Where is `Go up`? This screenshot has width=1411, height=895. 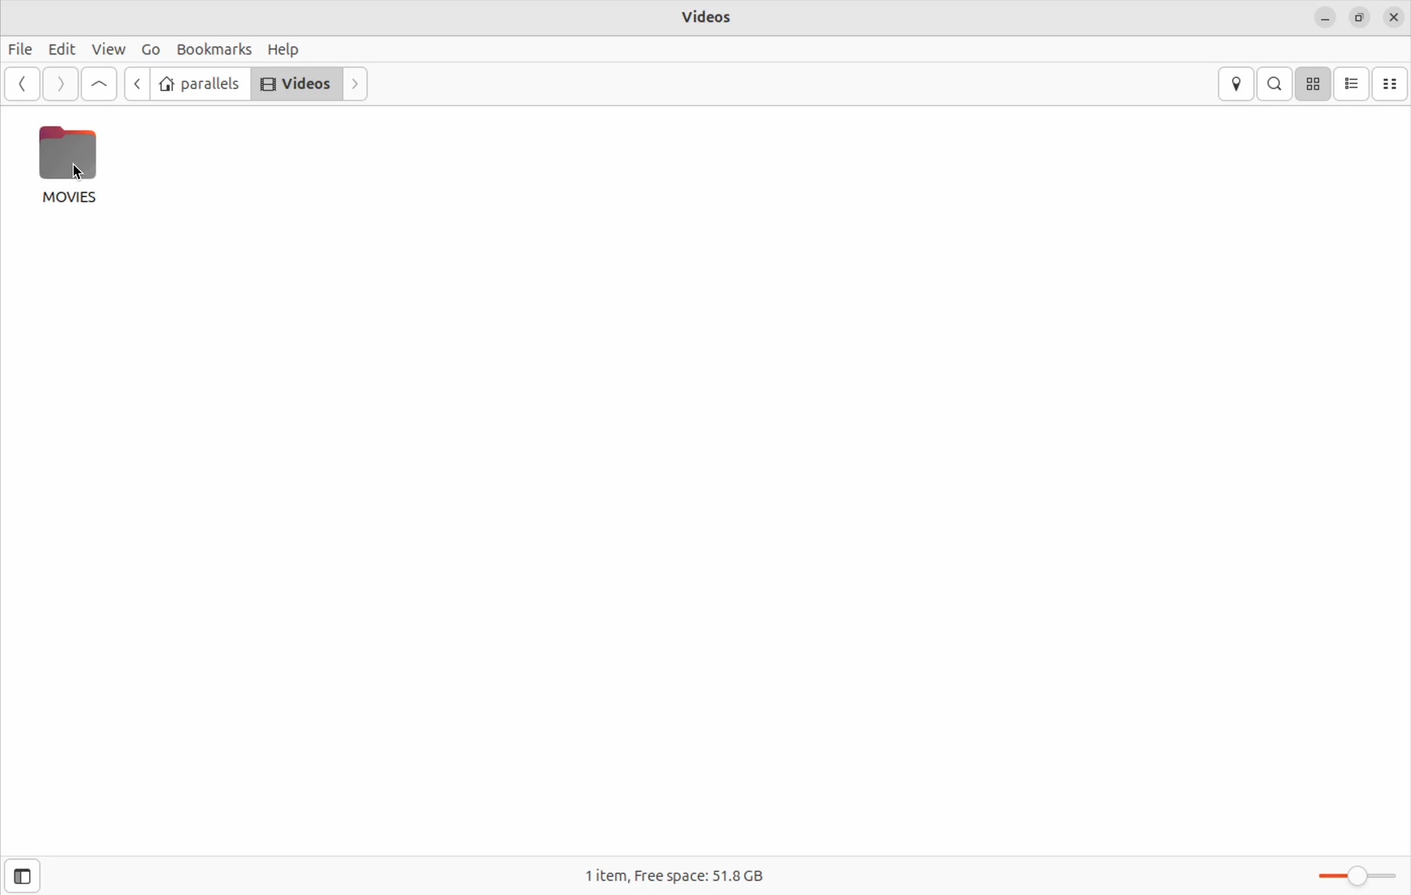
Go up is located at coordinates (98, 84).